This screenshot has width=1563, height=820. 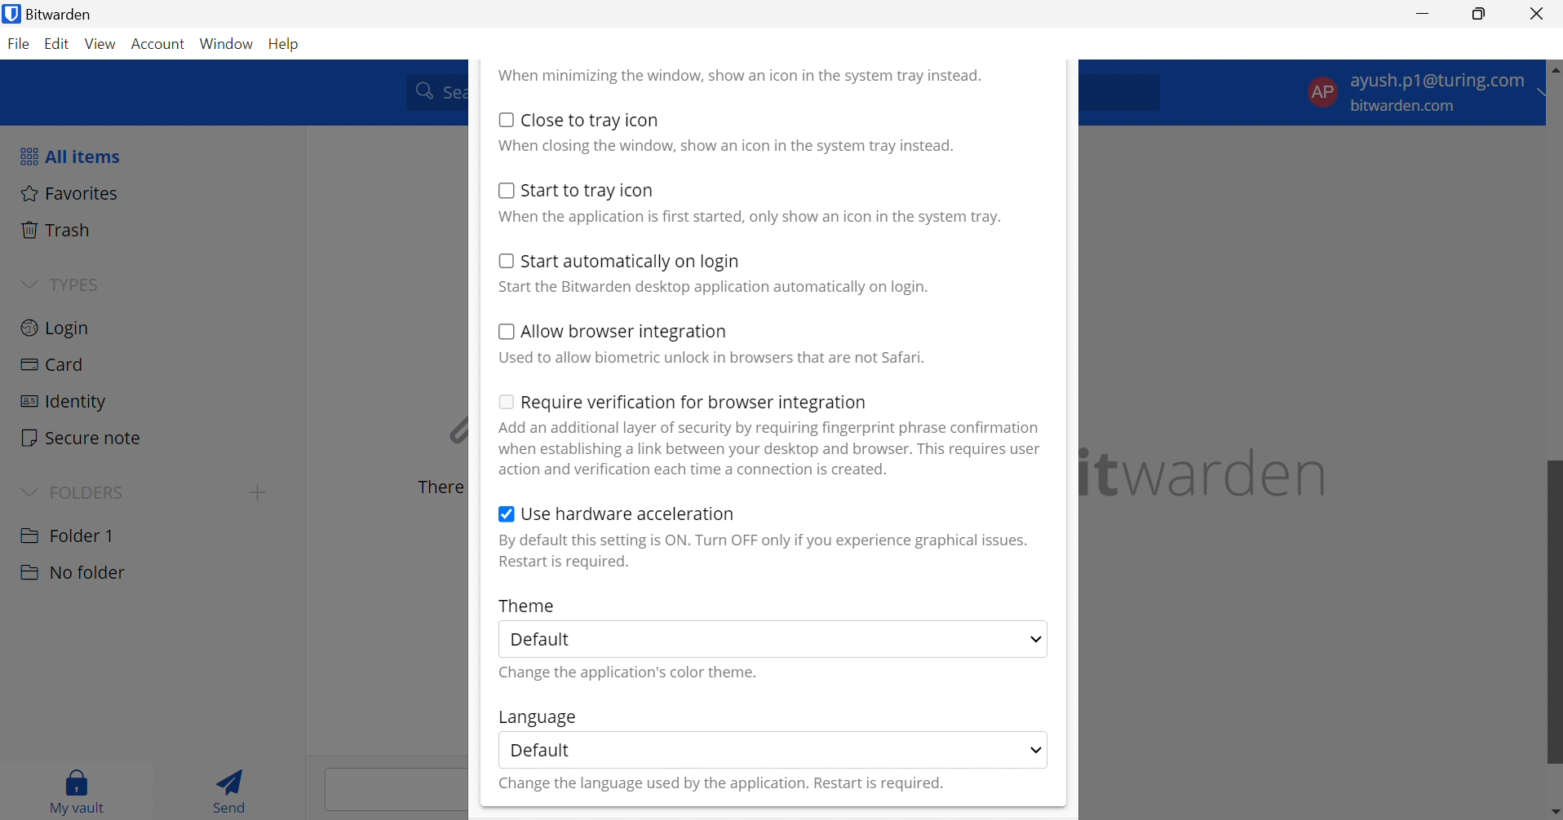 What do you see at coordinates (626, 333) in the screenshot?
I see `Allow browser integration` at bounding box center [626, 333].